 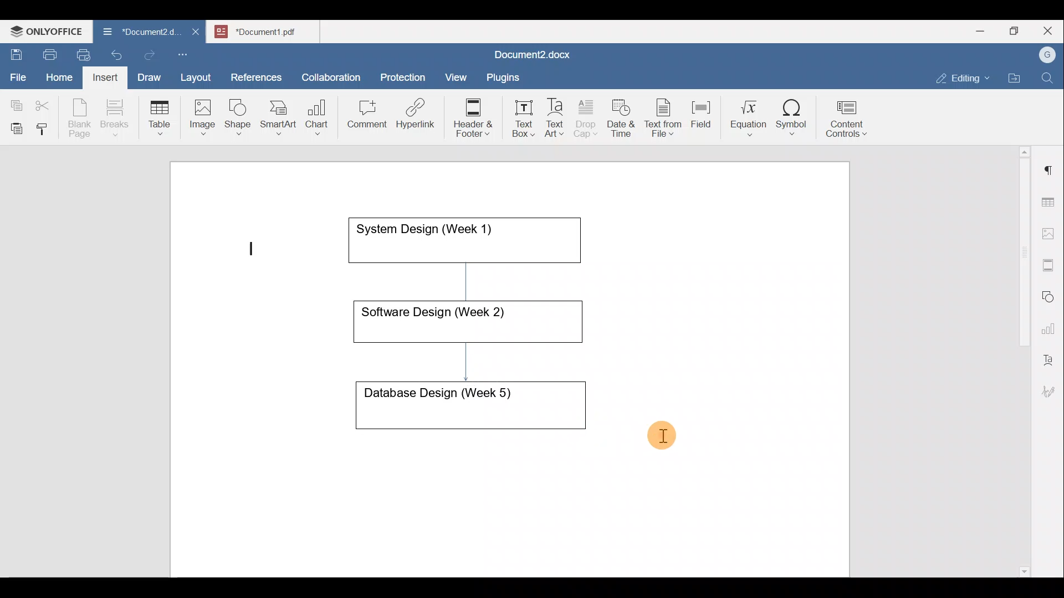 I want to click on Table settings, so click(x=1050, y=201).